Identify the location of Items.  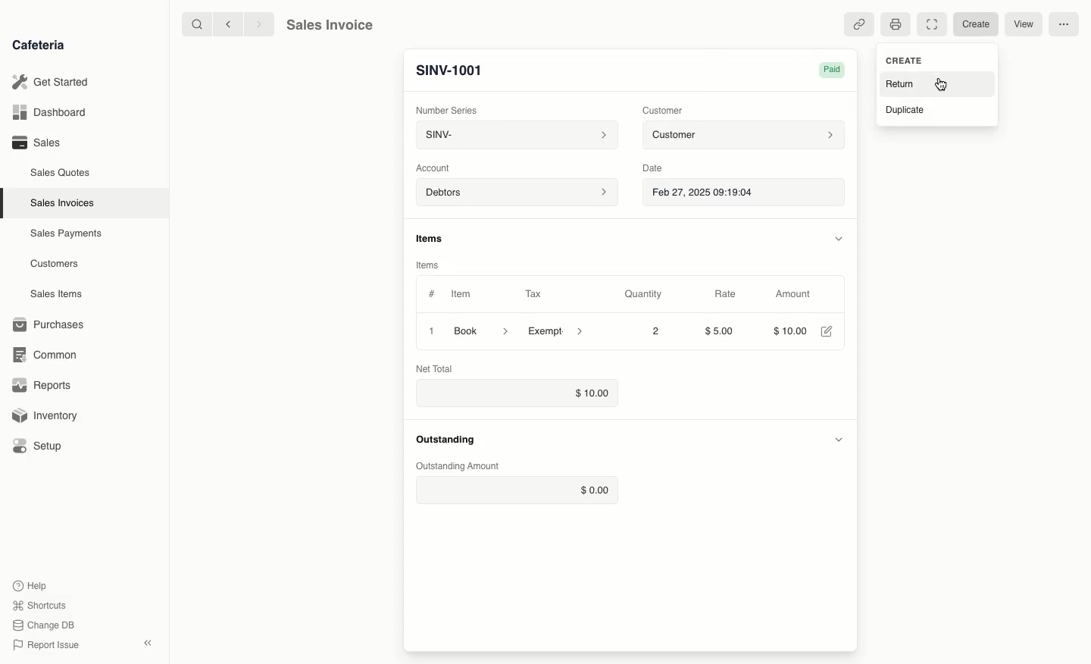
(427, 266).